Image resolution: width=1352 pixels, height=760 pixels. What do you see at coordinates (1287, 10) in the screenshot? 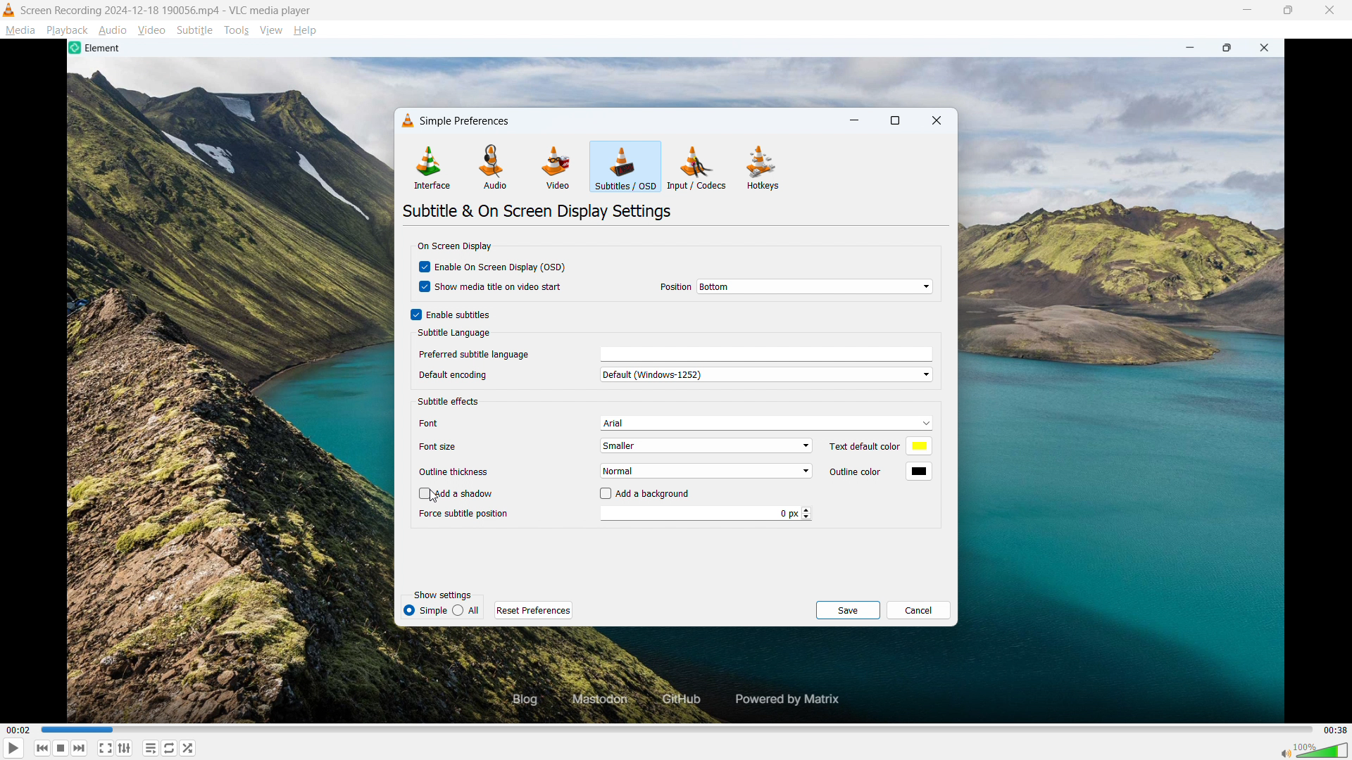
I see `Maximise ` at bounding box center [1287, 10].